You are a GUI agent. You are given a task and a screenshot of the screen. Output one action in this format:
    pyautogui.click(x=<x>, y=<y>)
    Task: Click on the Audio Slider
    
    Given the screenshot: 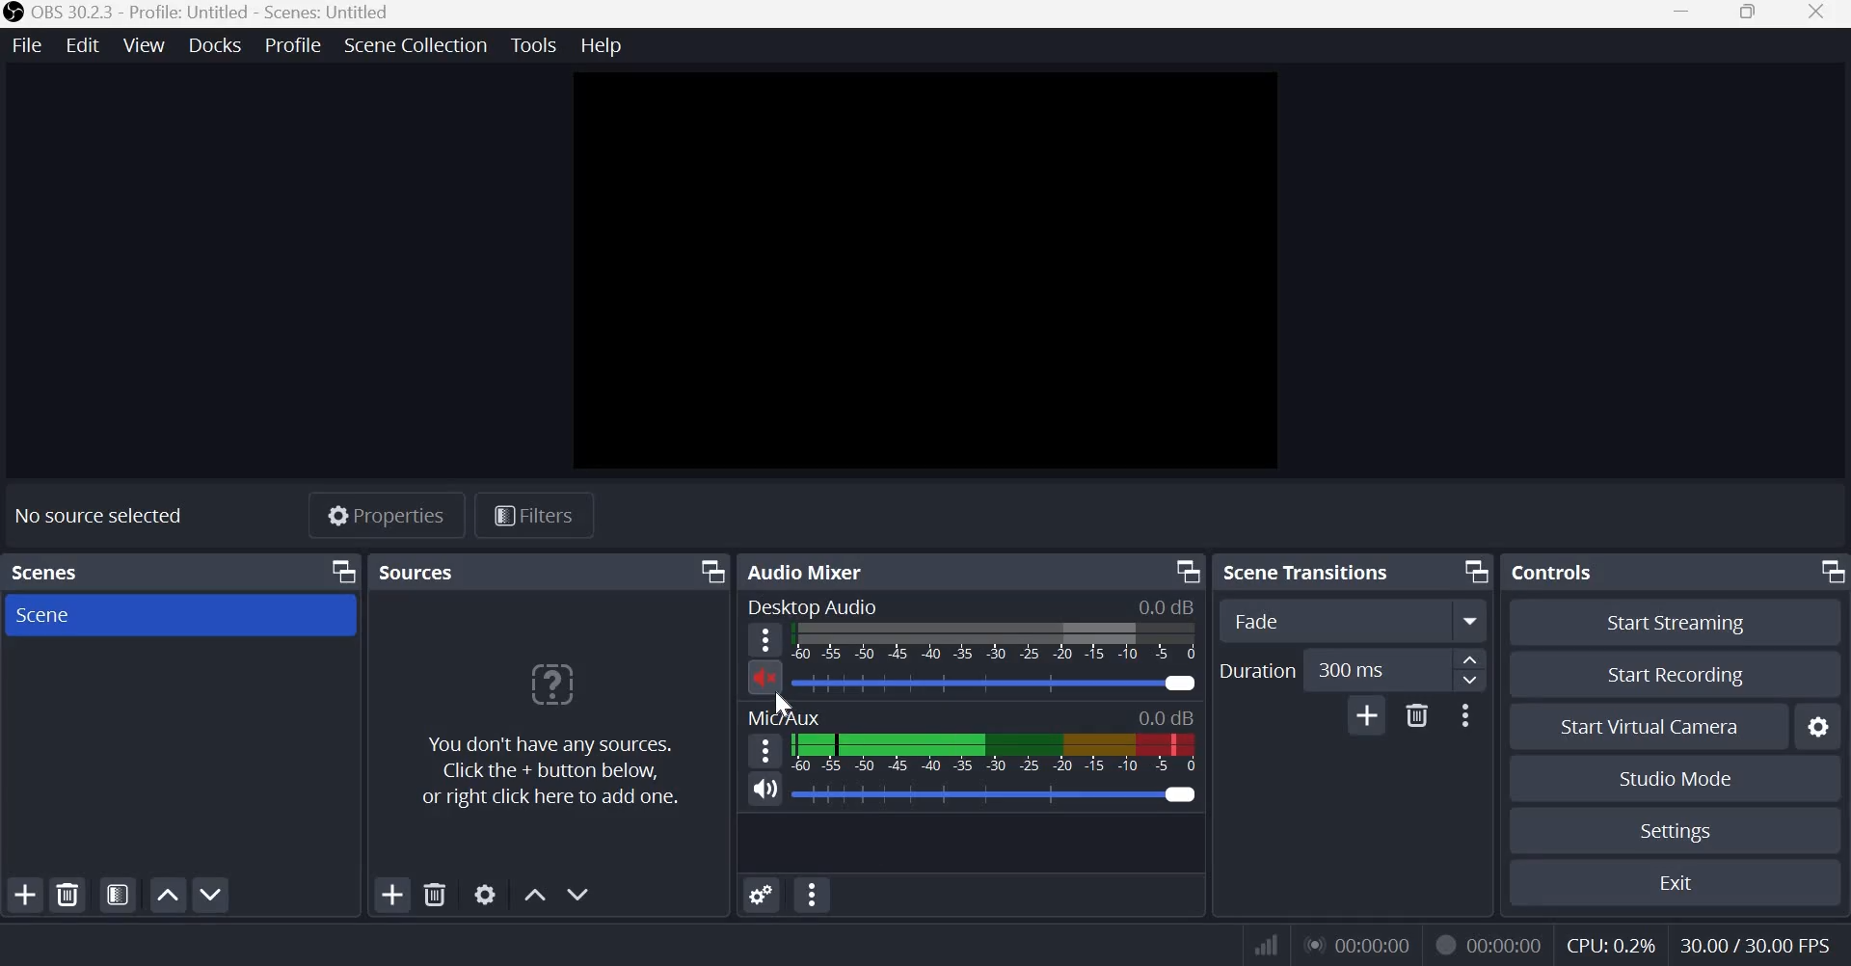 What is the action you would take?
    pyautogui.click(x=1179, y=794)
    